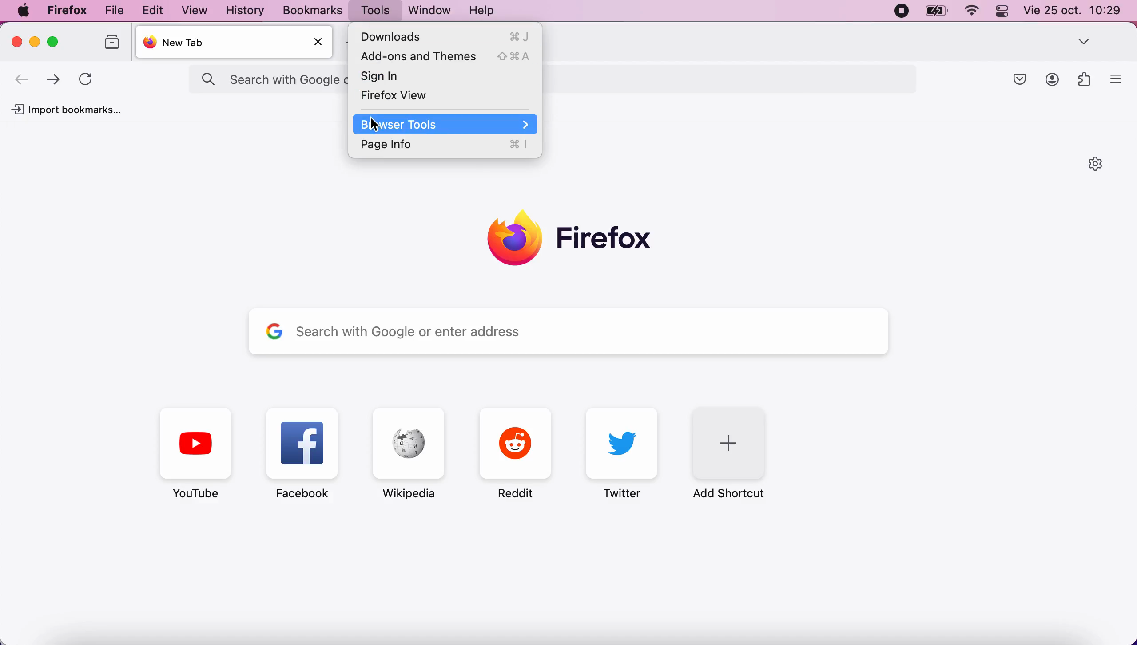  Describe the element at coordinates (1002, 12) in the screenshot. I see `Toggle` at that location.